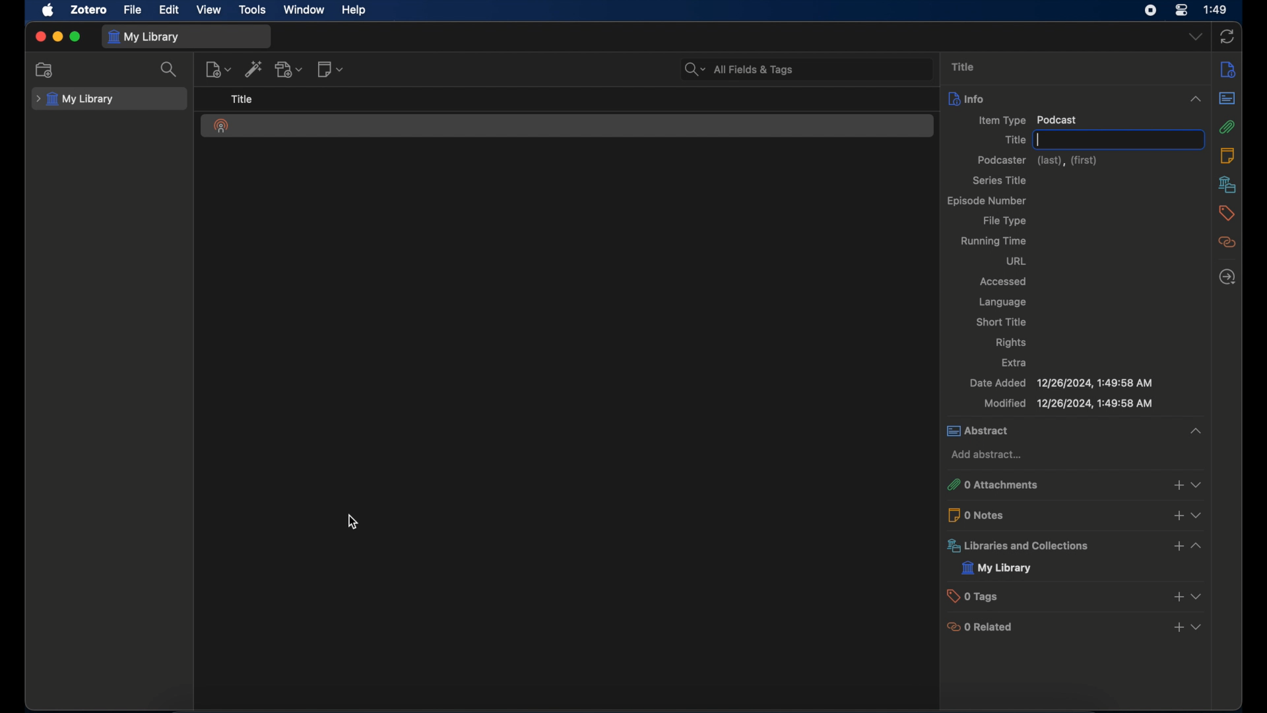 This screenshot has width=1267, height=713. I want to click on my library, so click(997, 568).